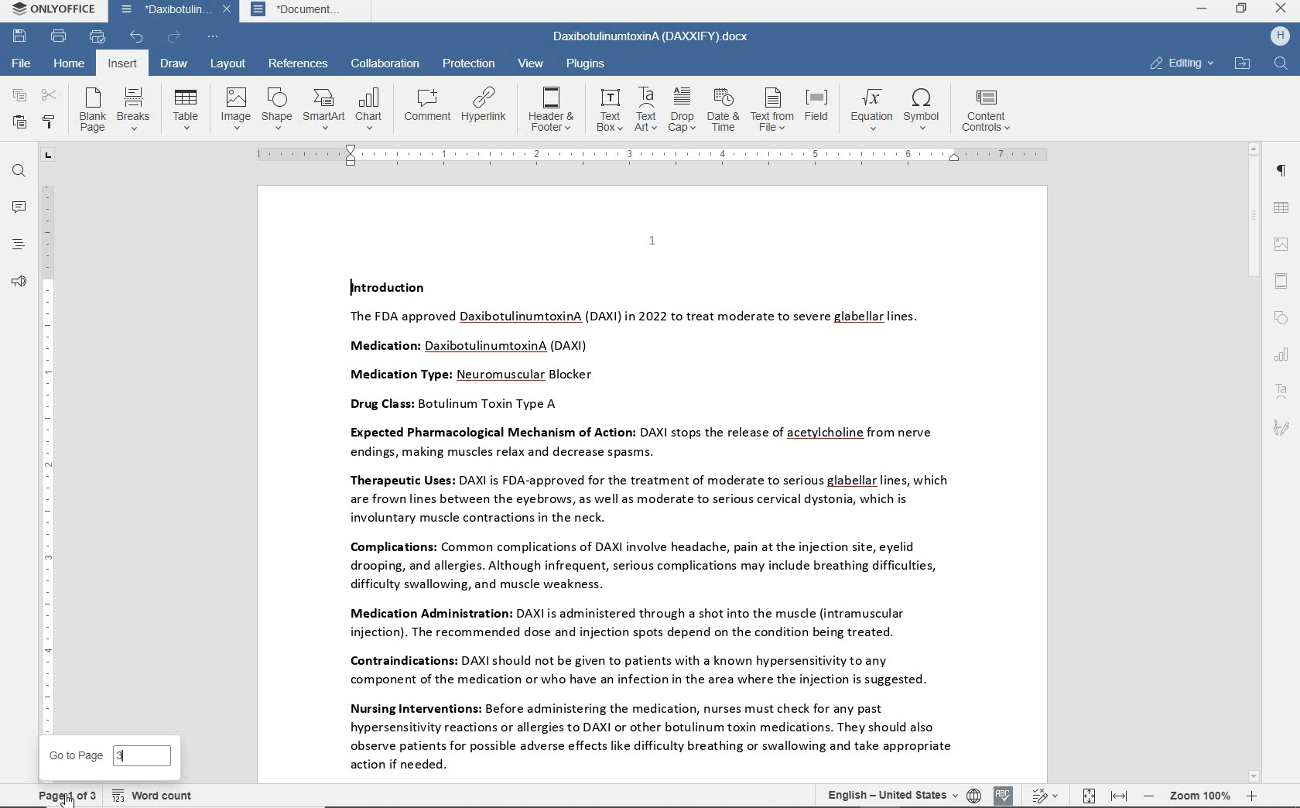 The height and width of the screenshot is (808, 1300). What do you see at coordinates (386, 63) in the screenshot?
I see `collaboration` at bounding box center [386, 63].